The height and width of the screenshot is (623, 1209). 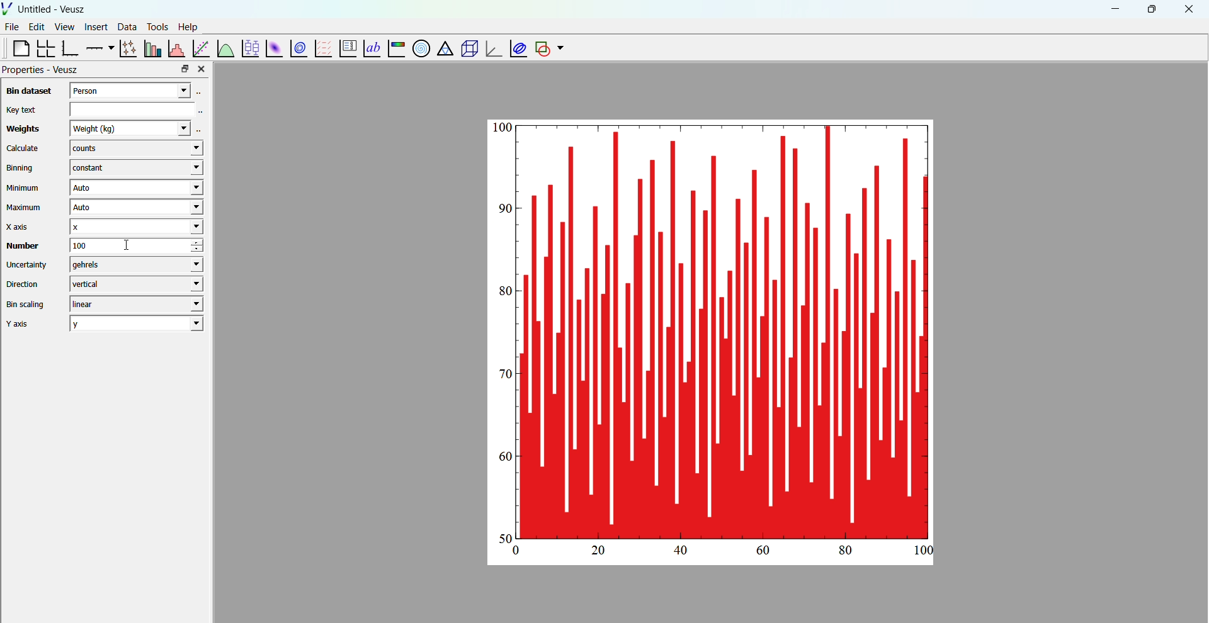 What do you see at coordinates (133, 304) in the screenshot?
I see `liner - drop down` at bounding box center [133, 304].